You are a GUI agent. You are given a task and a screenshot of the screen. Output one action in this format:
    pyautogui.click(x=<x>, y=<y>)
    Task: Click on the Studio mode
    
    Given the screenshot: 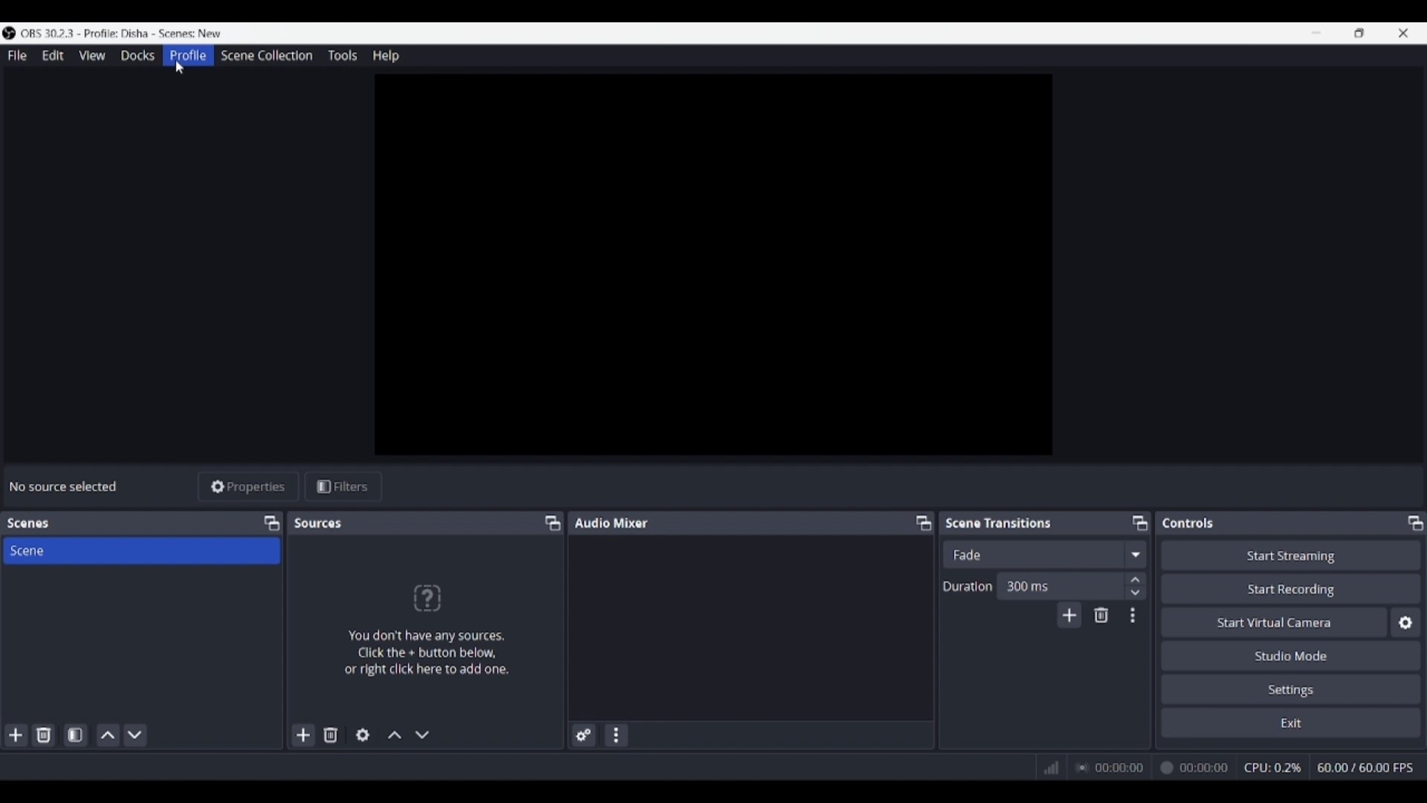 What is the action you would take?
    pyautogui.click(x=1291, y=655)
    